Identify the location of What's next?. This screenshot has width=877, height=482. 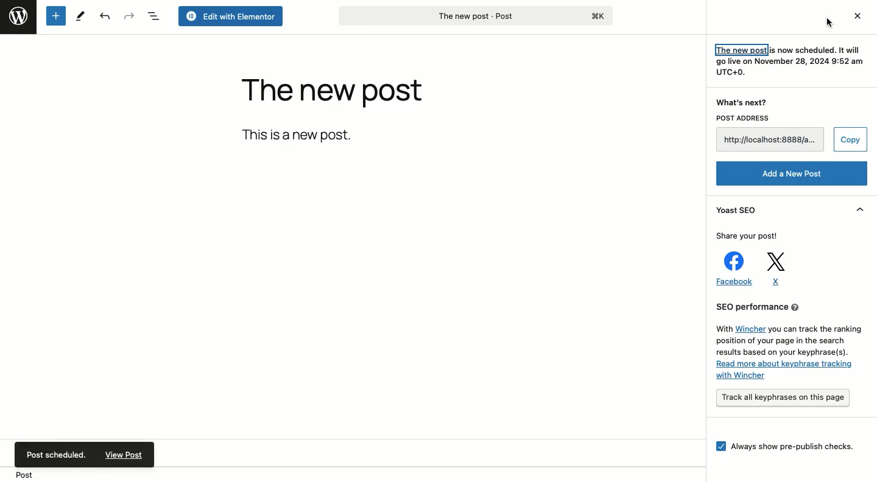
(743, 102).